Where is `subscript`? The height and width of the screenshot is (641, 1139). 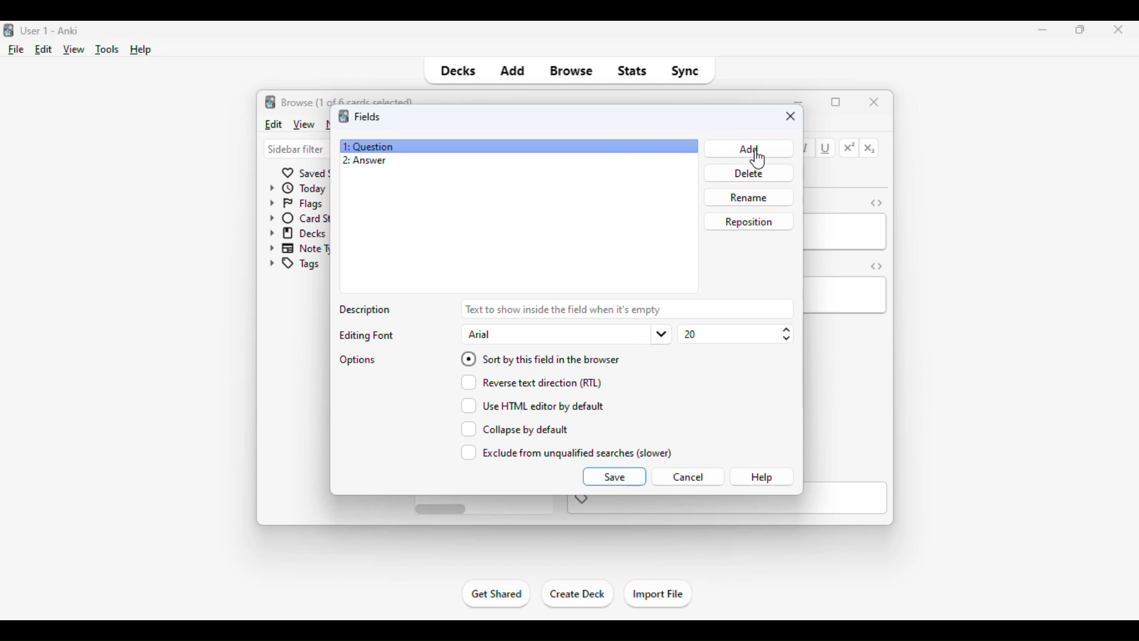 subscript is located at coordinates (870, 149).